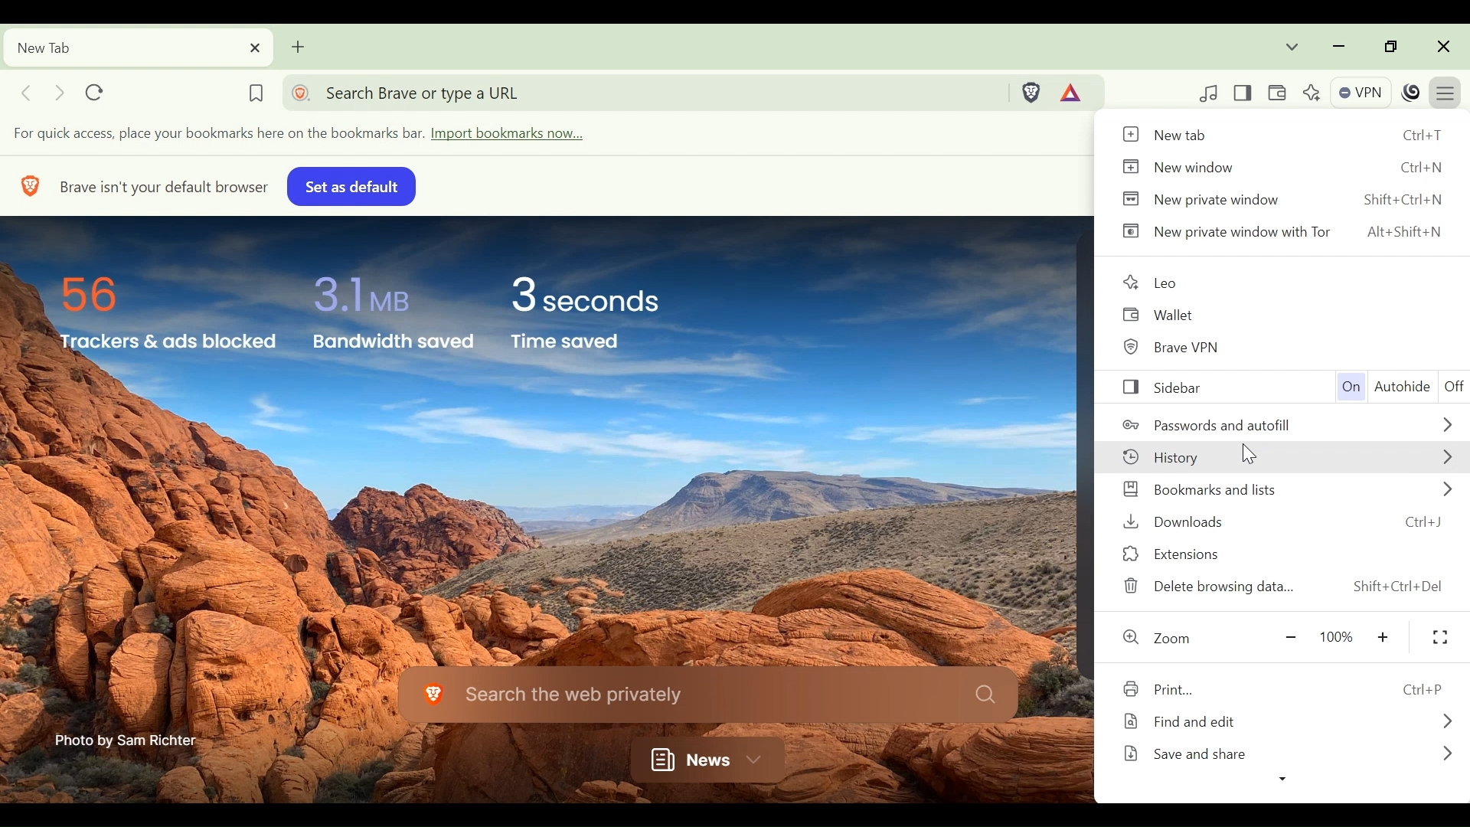 This screenshot has height=827, width=1470. What do you see at coordinates (1191, 387) in the screenshot?
I see ` Sidebar` at bounding box center [1191, 387].